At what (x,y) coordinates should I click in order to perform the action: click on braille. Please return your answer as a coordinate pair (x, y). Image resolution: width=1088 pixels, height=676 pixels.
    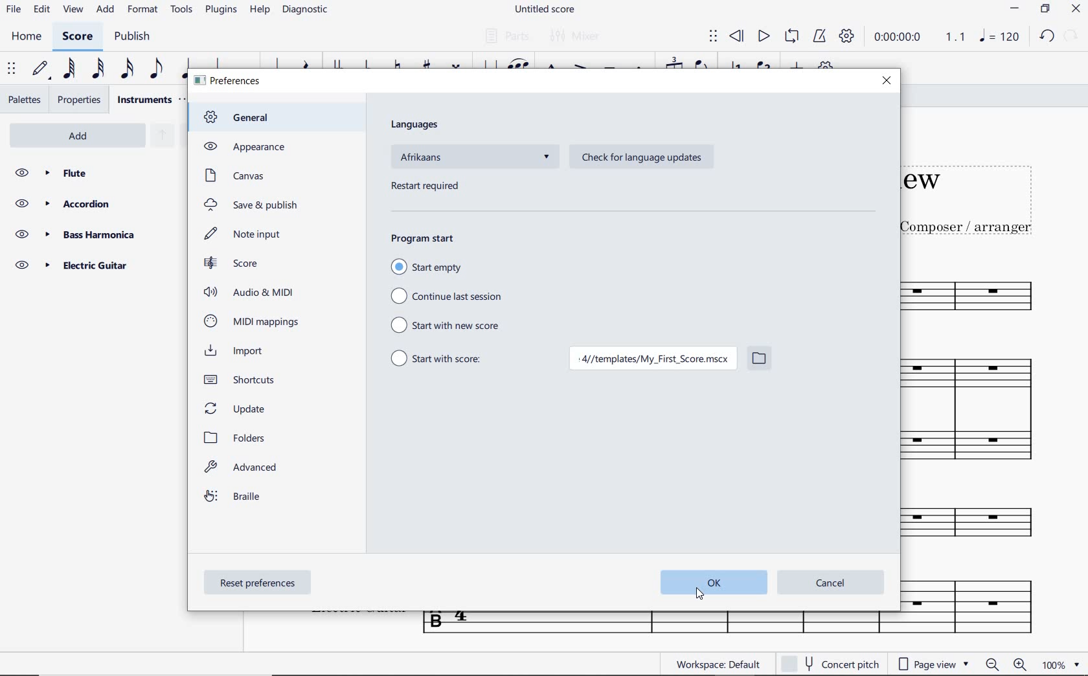
    Looking at the image, I should click on (234, 499).